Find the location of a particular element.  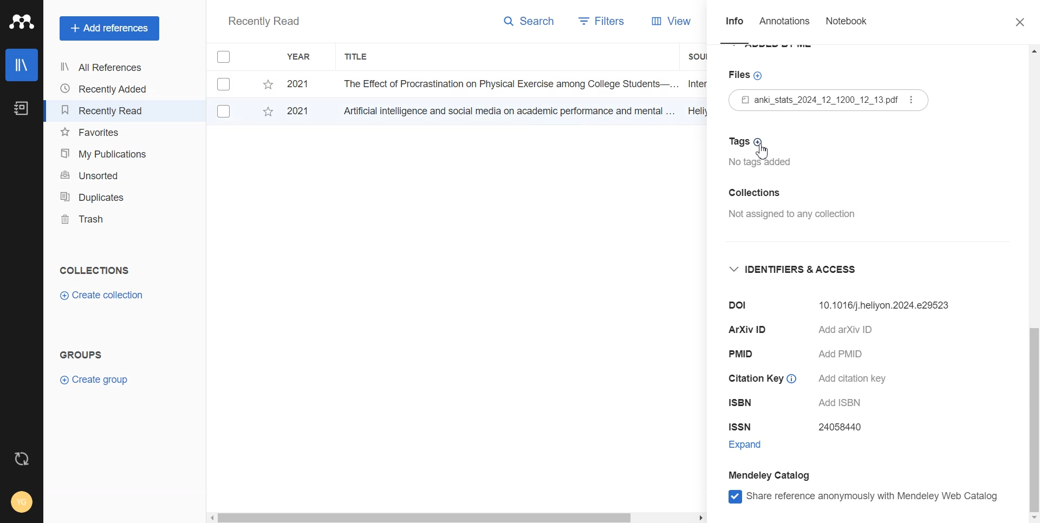

View is located at coordinates (662, 21).